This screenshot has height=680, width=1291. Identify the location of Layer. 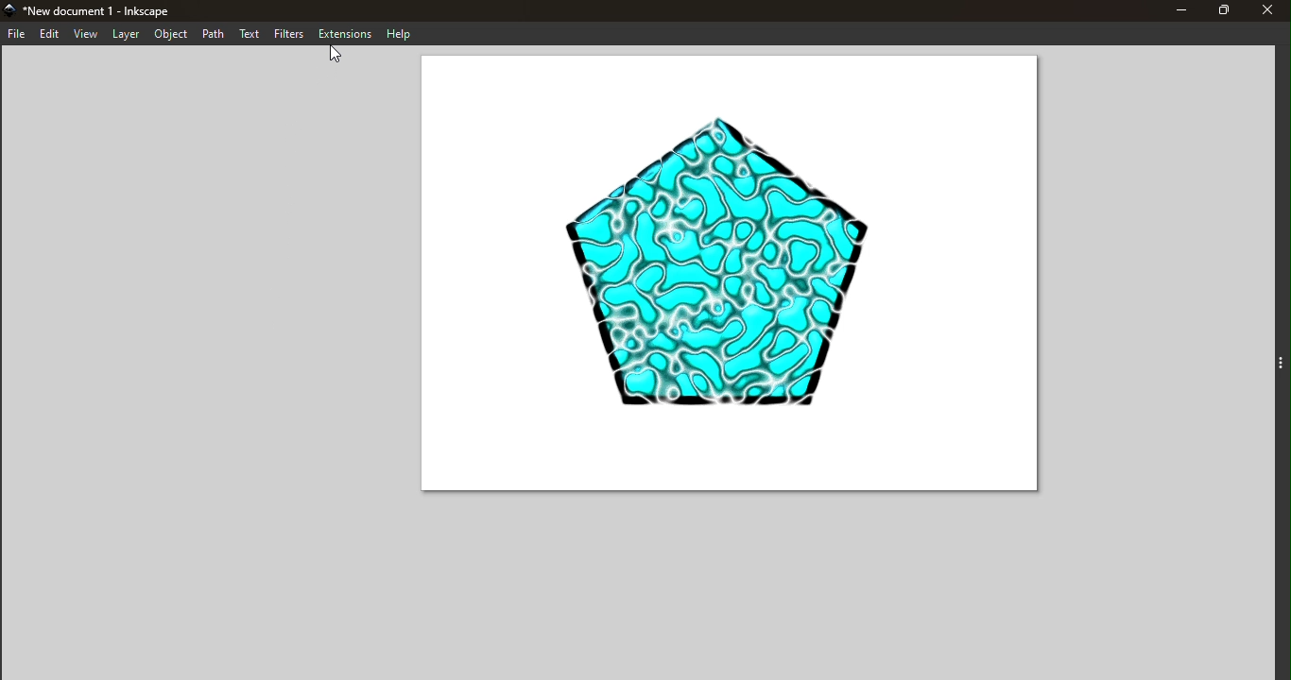
(127, 34).